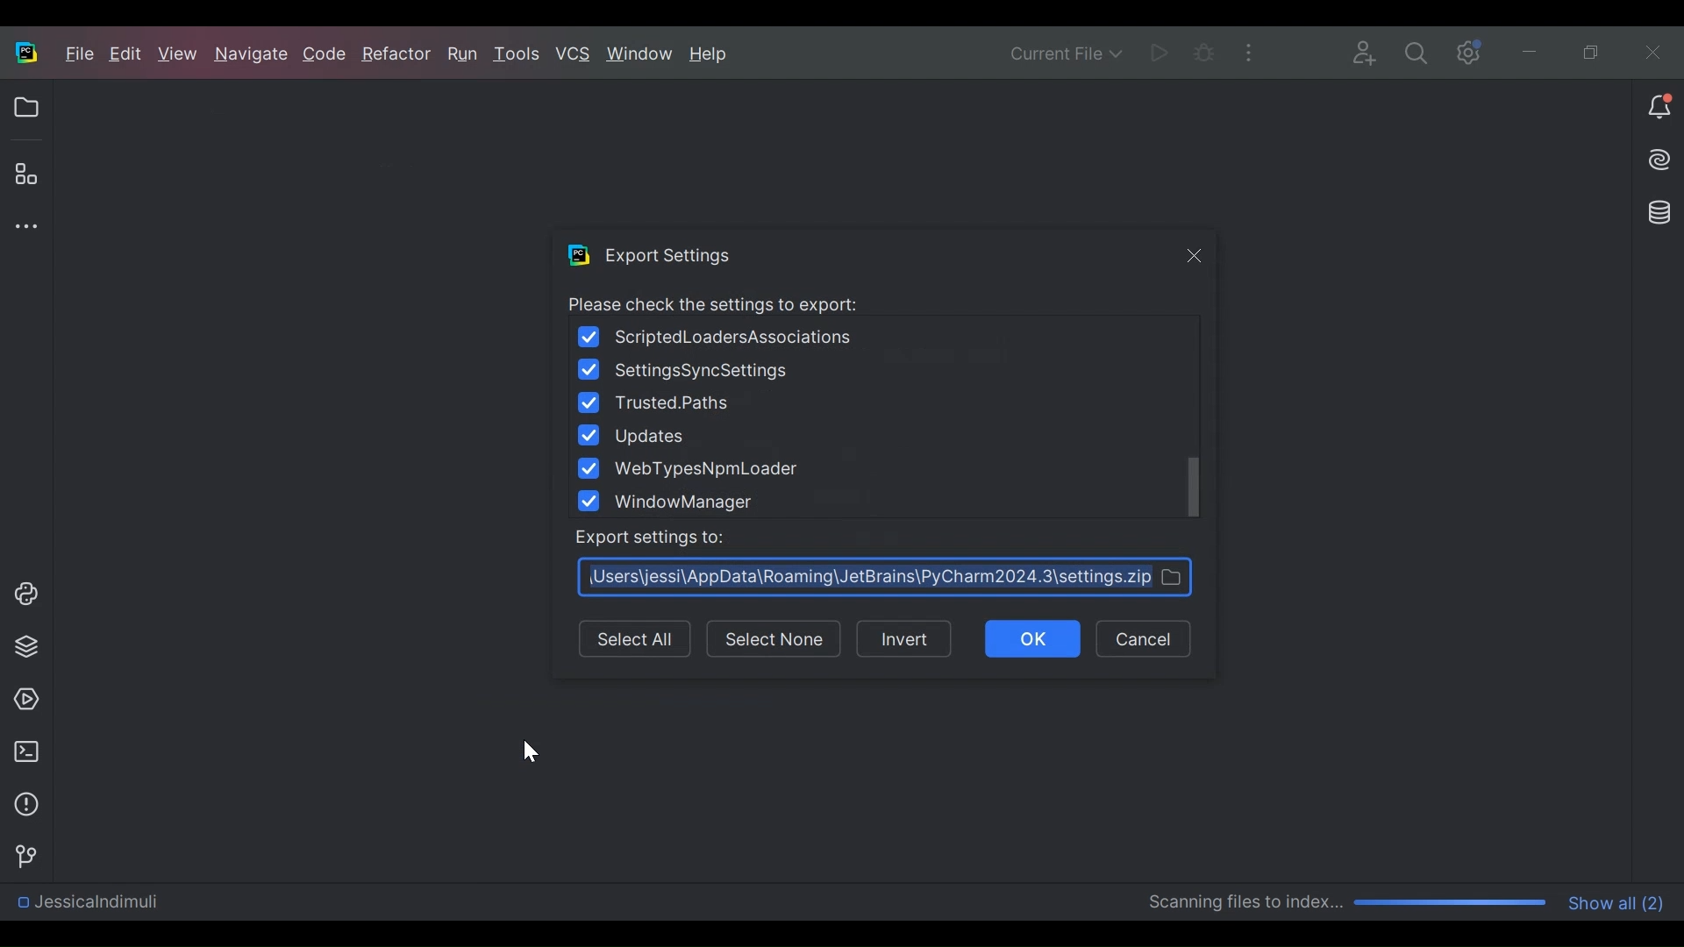 The image size is (1684, 947). What do you see at coordinates (649, 254) in the screenshot?
I see `Export Settings` at bounding box center [649, 254].